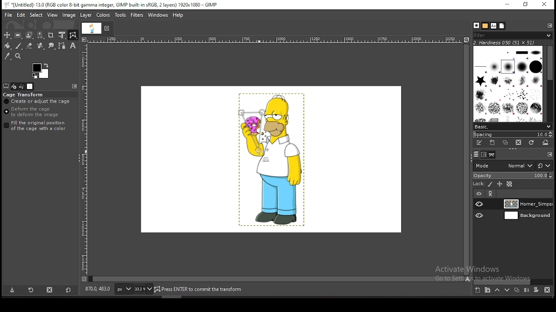  Describe the element at coordinates (516, 291) in the screenshot. I see `duplicate layer` at that location.